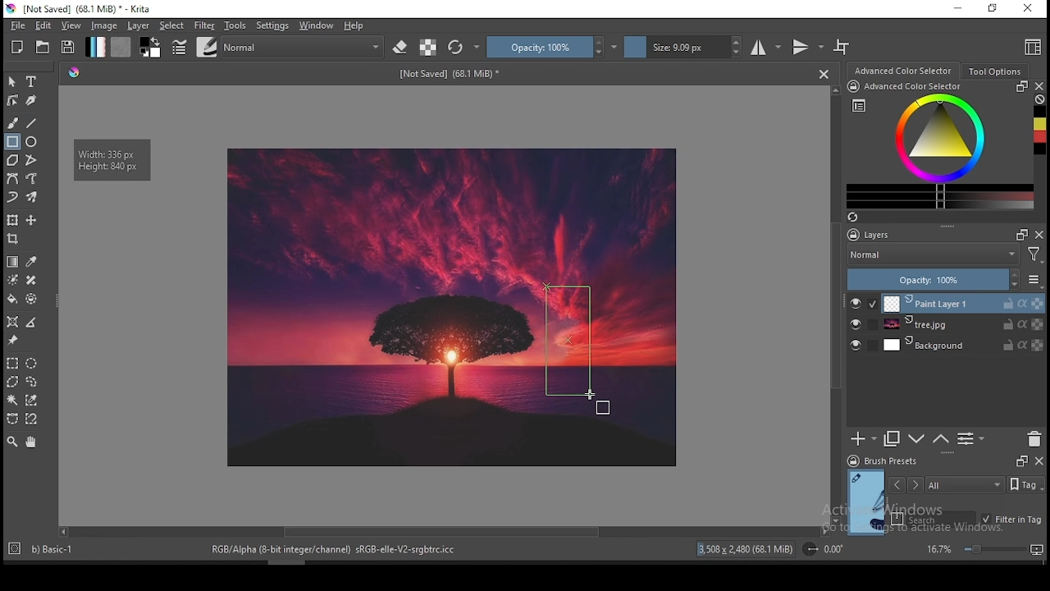  I want to click on restore, so click(992, 9).